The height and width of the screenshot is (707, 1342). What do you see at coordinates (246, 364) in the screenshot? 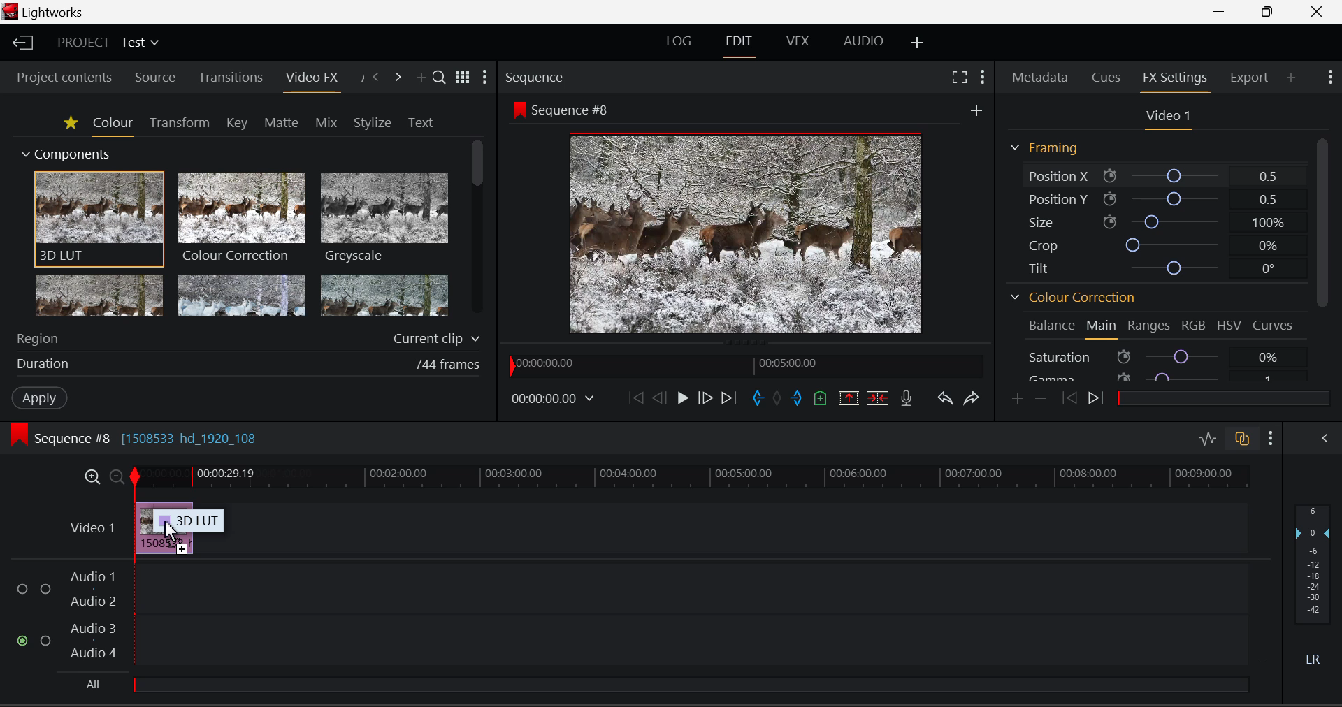
I see `Effect duration` at bounding box center [246, 364].